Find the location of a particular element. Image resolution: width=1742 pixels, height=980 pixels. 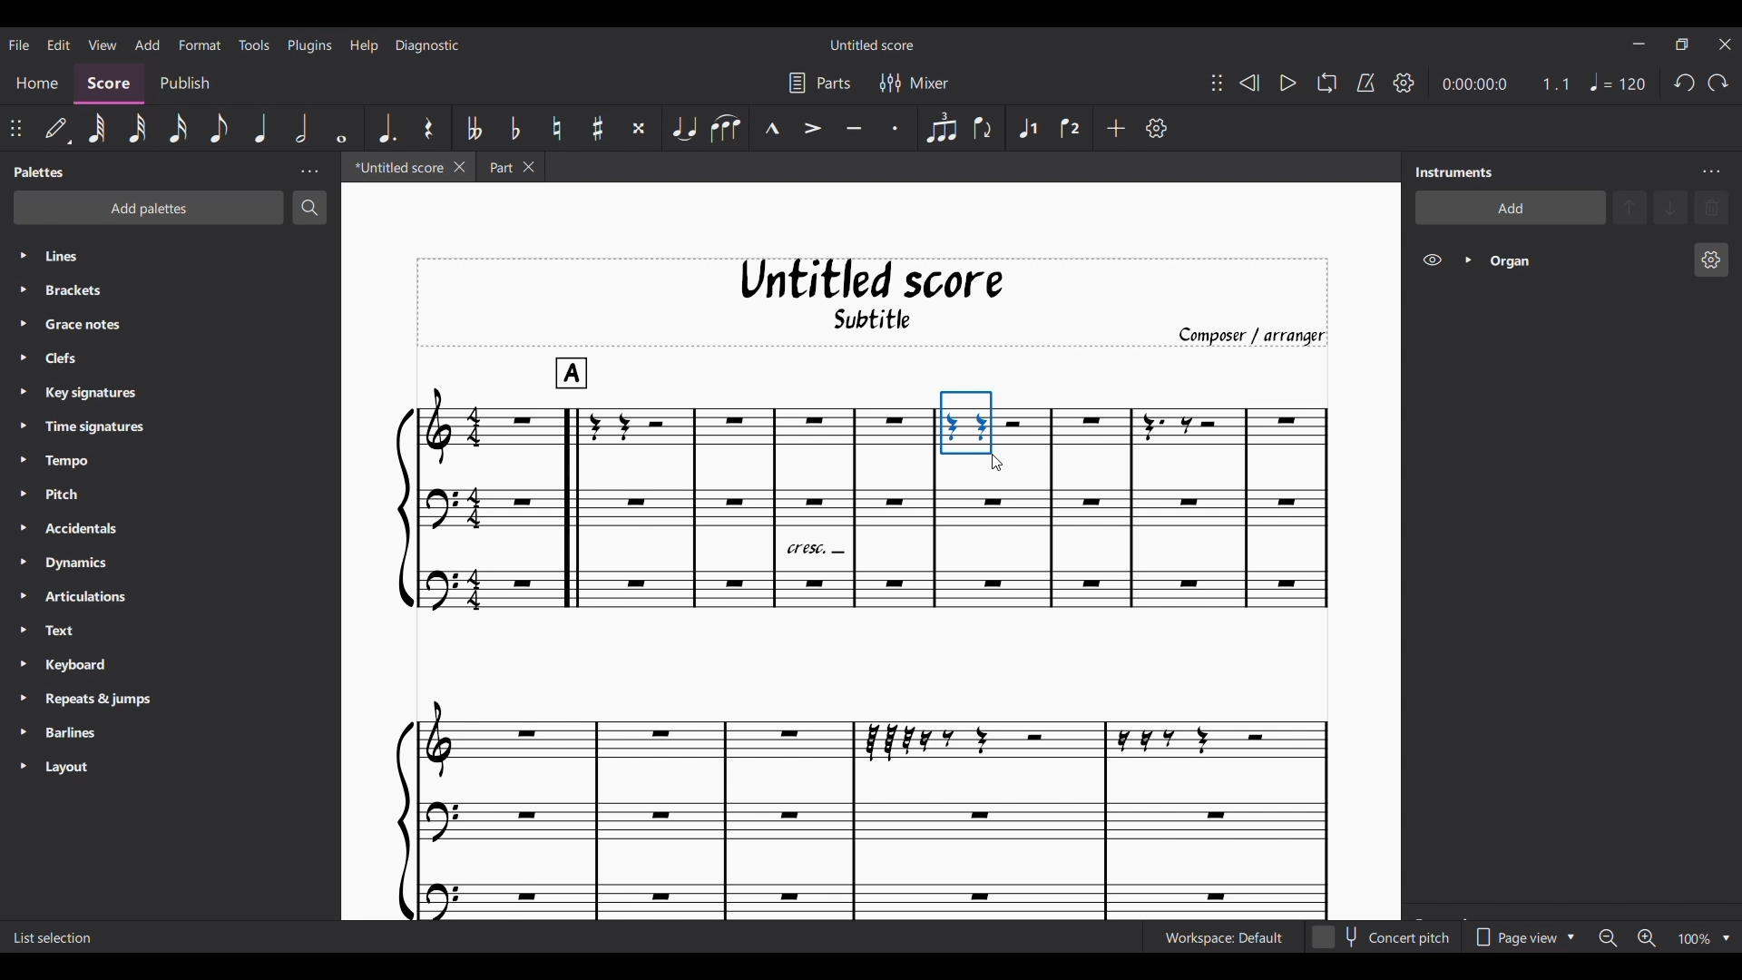

Toggle double sharp is located at coordinates (640, 127).